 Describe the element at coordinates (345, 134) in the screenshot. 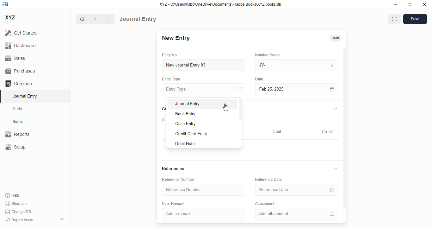

I see `scroll bar` at that location.